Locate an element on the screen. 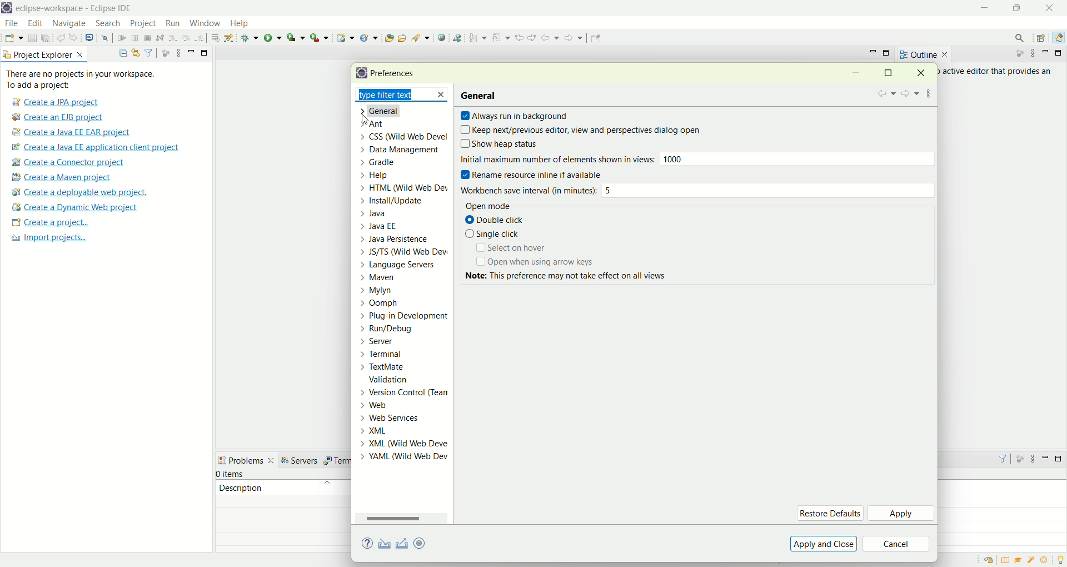  restore default is located at coordinates (830, 513).